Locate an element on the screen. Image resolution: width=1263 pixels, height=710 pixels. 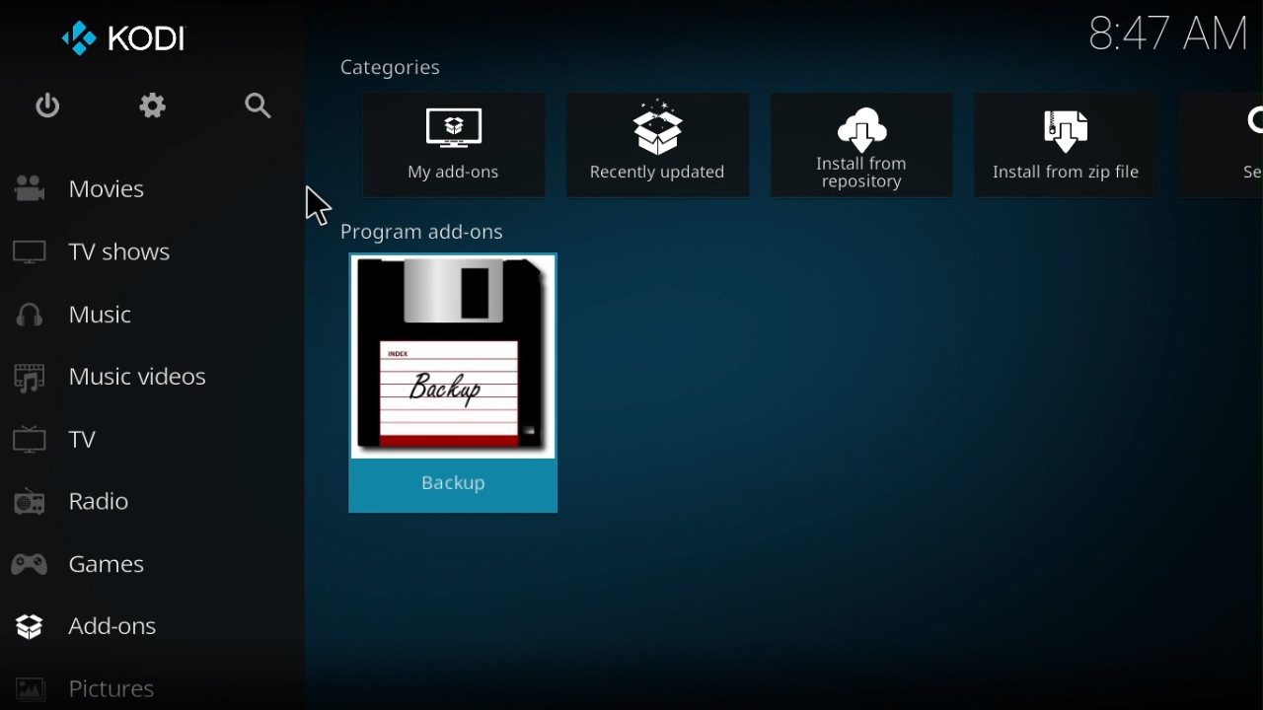
TV shows is located at coordinates (112, 255).